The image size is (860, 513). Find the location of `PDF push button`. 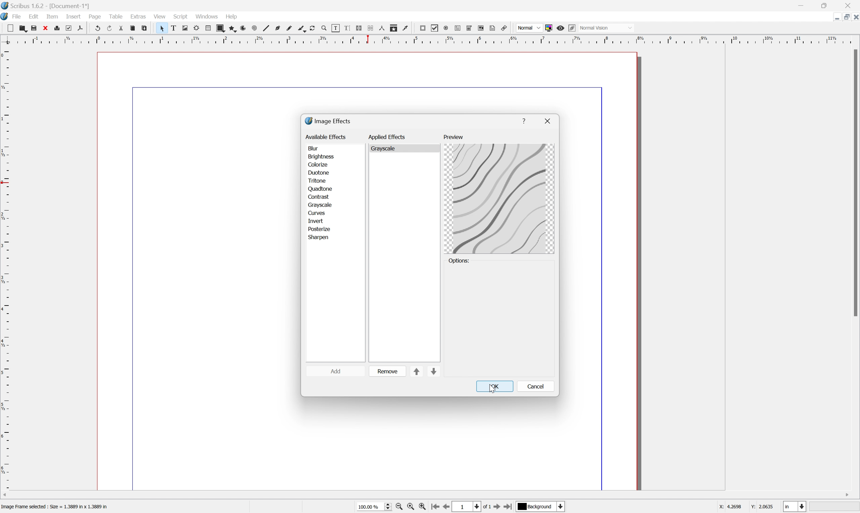

PDF push button is located at coordinates (423, 28).